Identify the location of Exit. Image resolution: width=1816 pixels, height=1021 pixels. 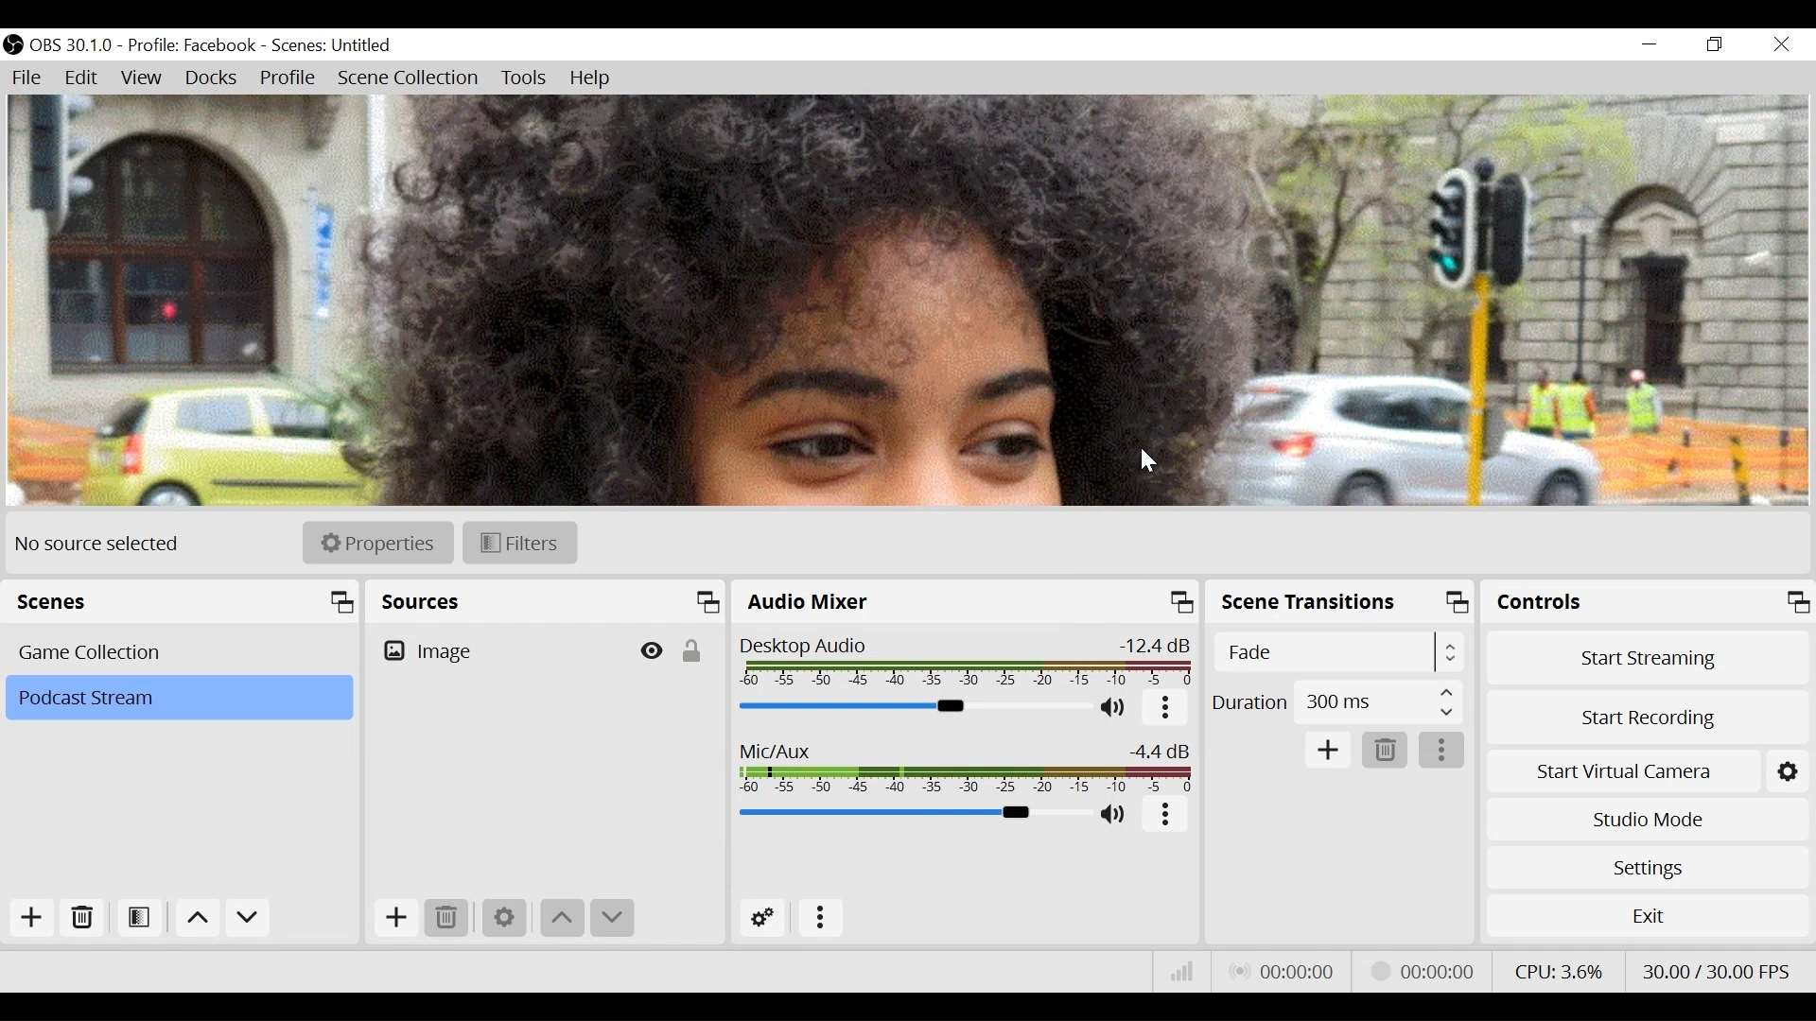
(1650, 919).